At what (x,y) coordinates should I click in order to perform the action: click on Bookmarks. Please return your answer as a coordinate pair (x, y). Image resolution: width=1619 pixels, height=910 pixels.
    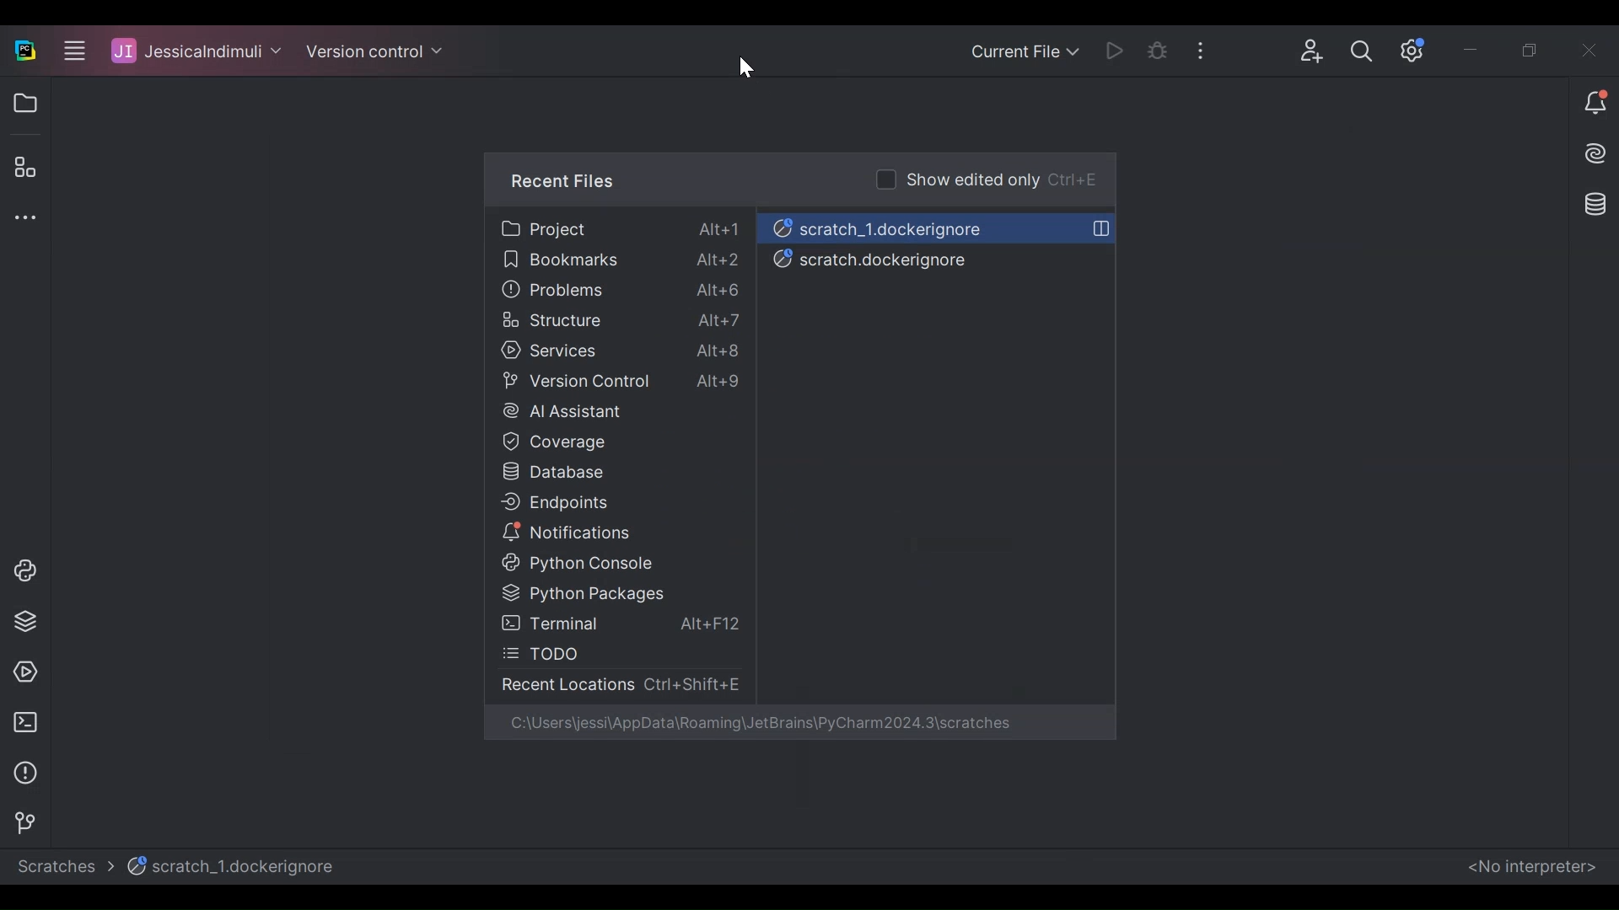
    Looking at the image, I should click on (621, 261).